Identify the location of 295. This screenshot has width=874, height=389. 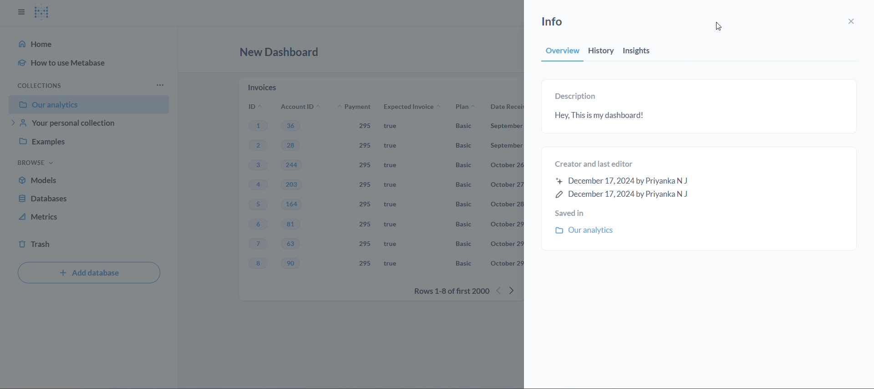
(367, 243).